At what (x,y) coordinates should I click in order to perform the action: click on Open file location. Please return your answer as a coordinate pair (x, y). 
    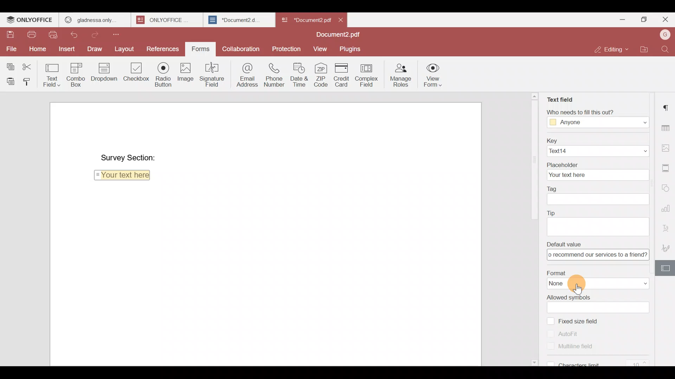
    Looking at the image, I should click on (647, 50).